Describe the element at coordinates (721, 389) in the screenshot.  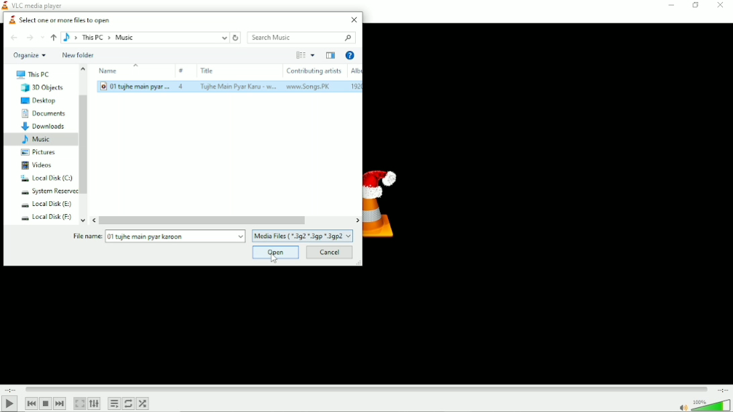
I see `Total duration` at that location.